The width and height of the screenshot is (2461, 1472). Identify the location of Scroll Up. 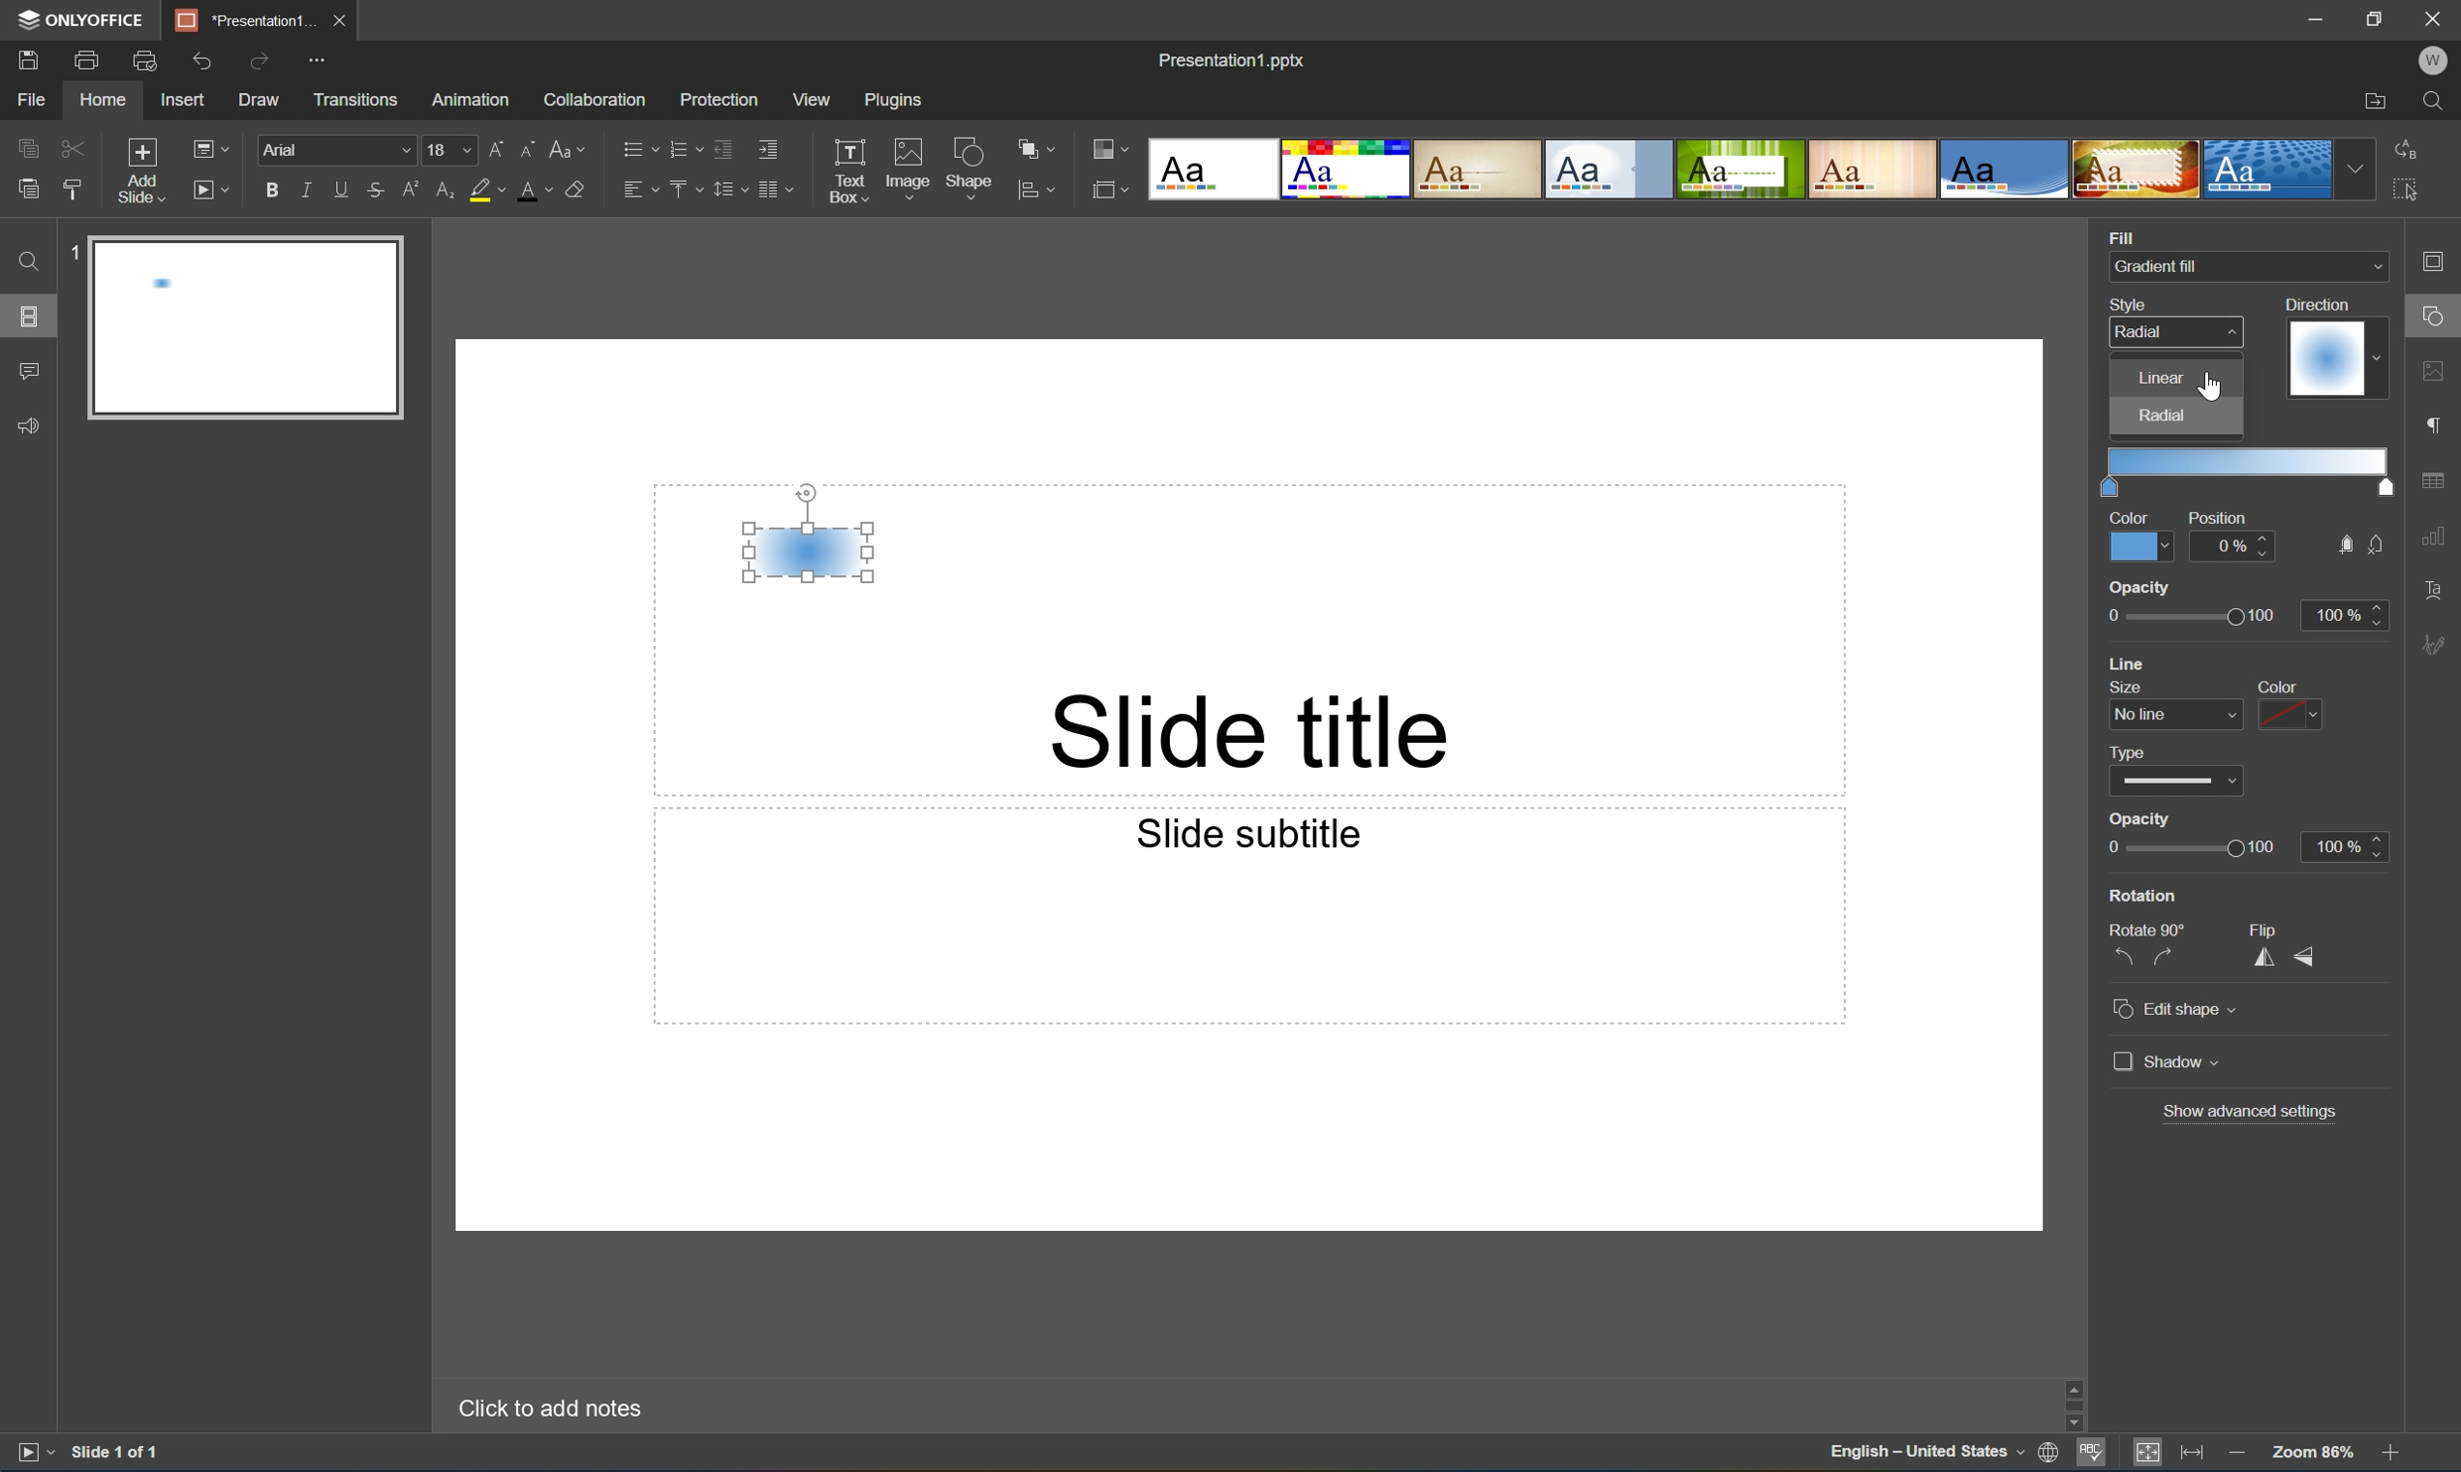
(2389, 1378).